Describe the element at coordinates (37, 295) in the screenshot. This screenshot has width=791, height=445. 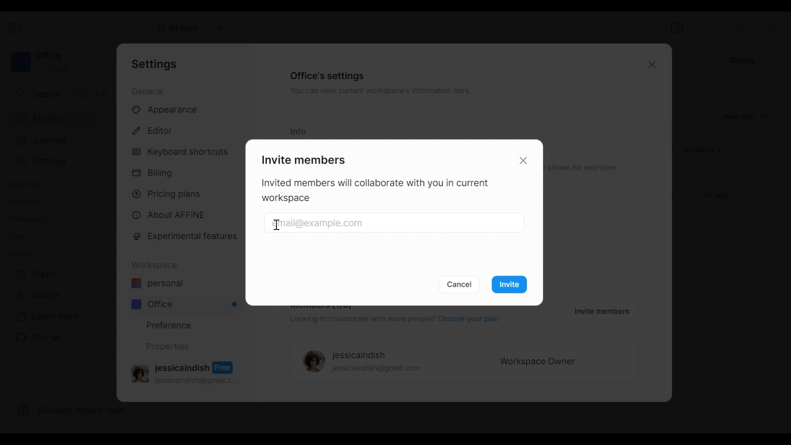
I see `Import` at that location.